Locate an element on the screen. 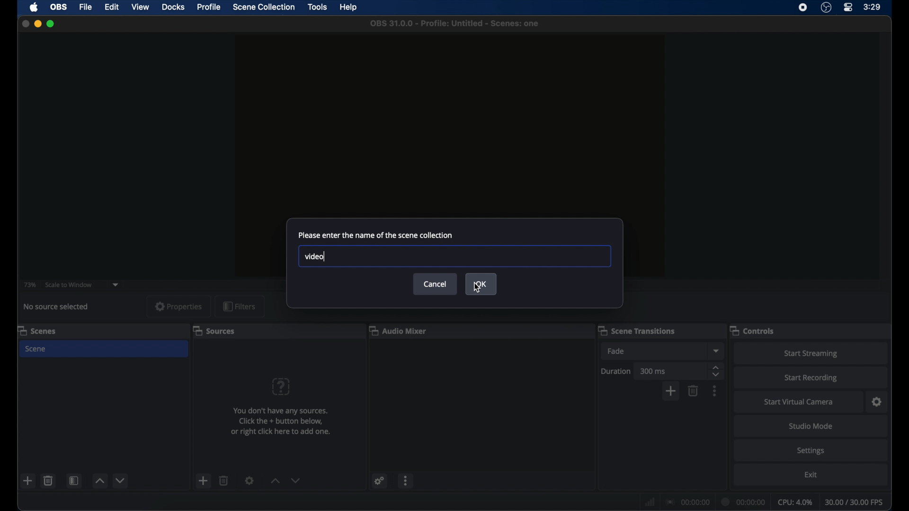 This screenshot has height=511, width=909. network is located at coordinates (649, 501).